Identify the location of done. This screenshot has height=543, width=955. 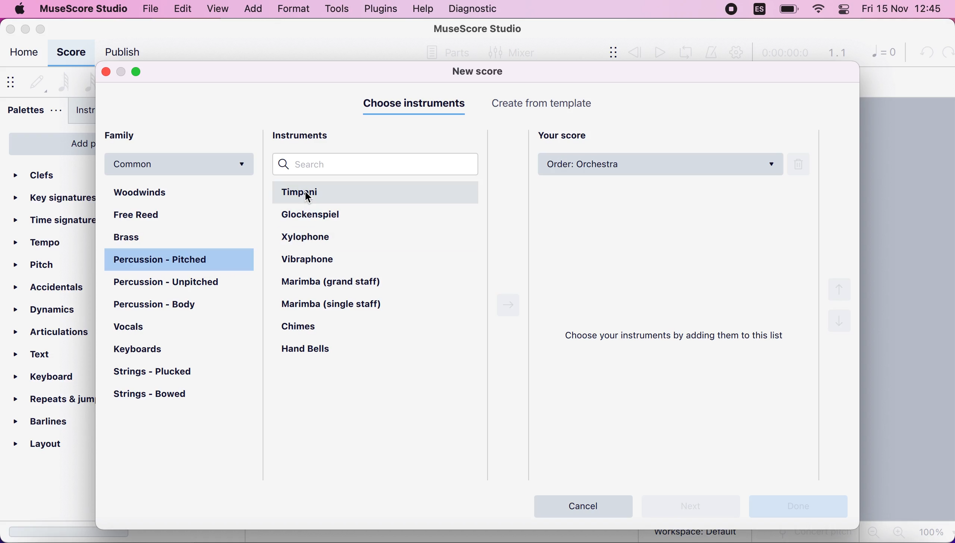
(797, 505).